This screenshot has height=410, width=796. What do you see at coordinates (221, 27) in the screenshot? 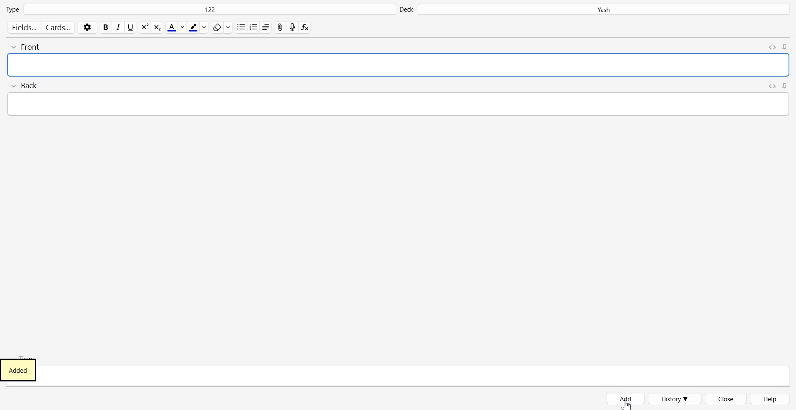
I see `Erase Format` at bounding box center [221, 27].